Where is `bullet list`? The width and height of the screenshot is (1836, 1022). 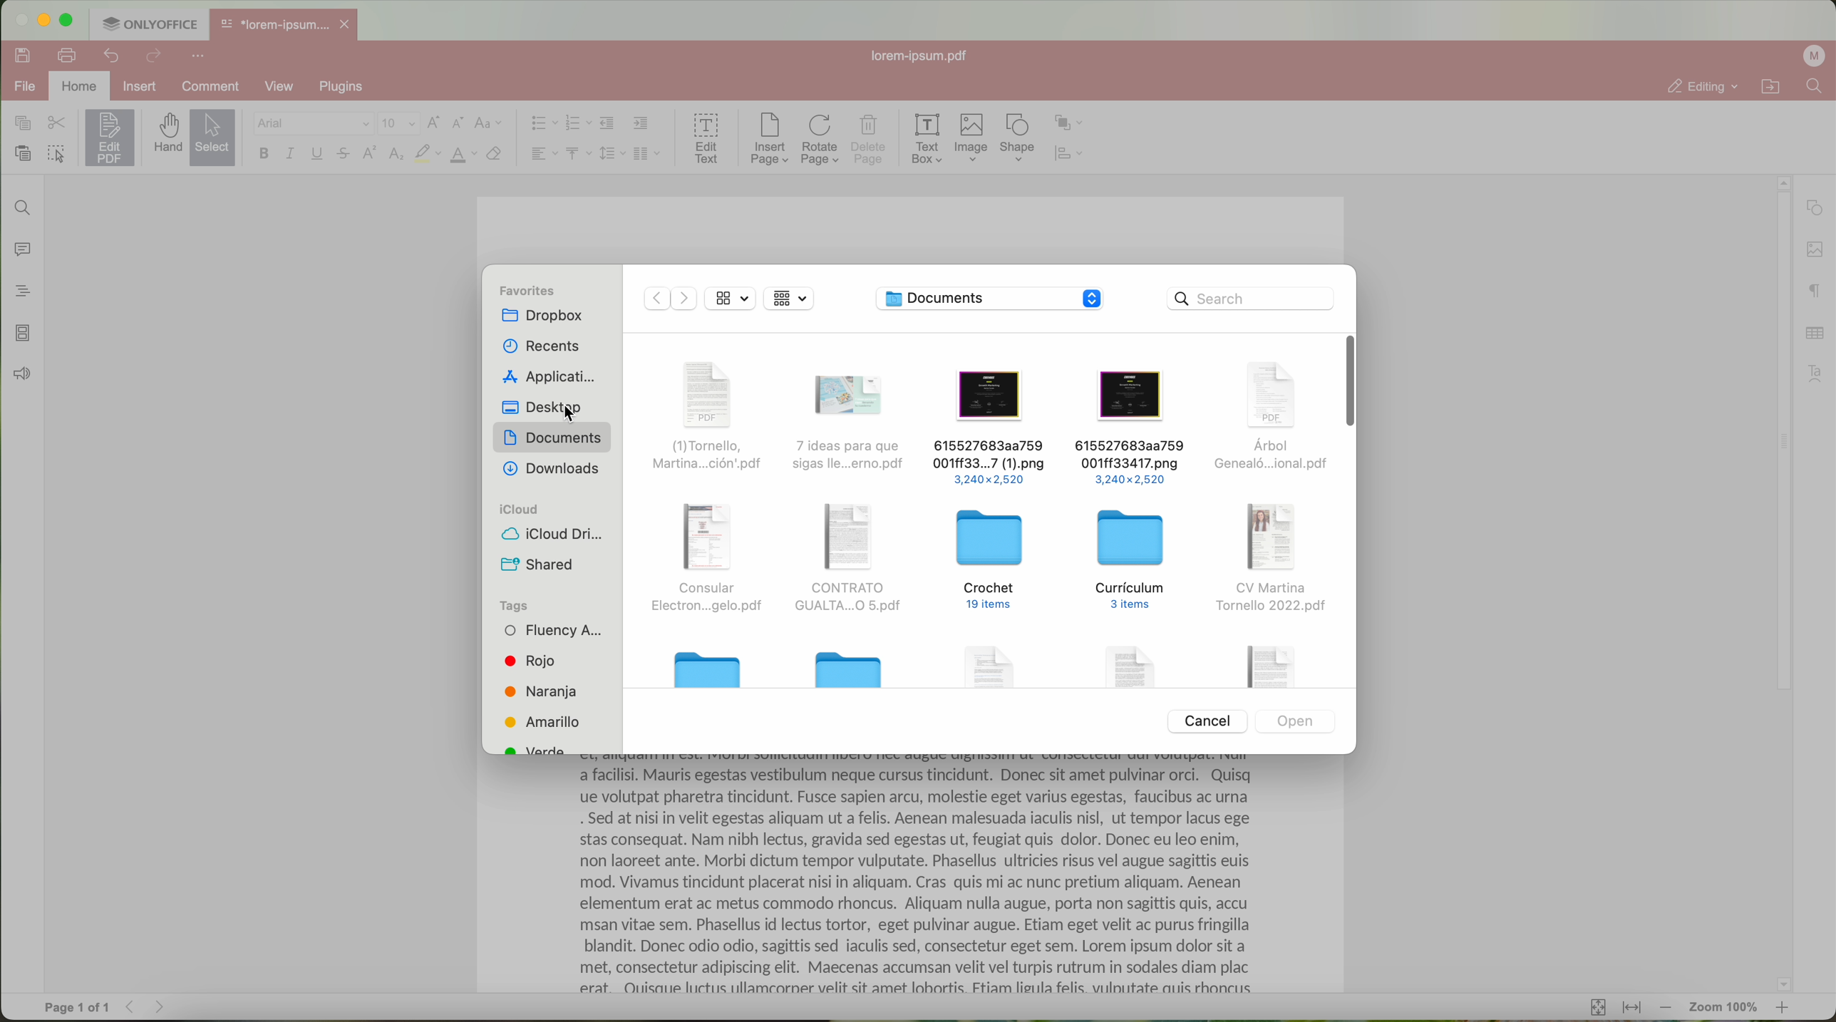 bullet list is located at coordinates (540, 124).